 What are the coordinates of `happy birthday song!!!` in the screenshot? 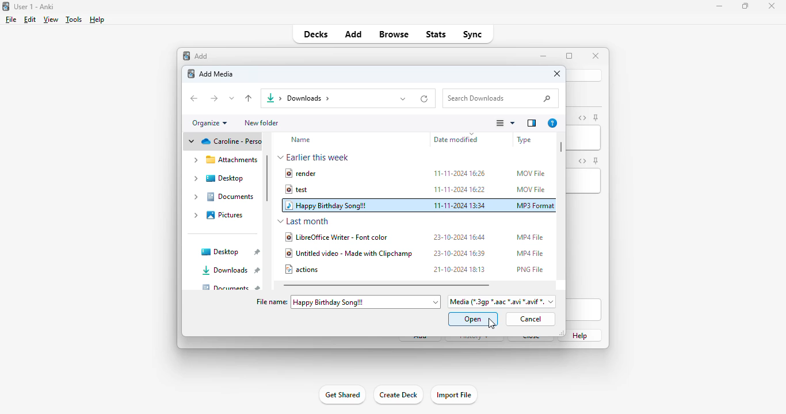 It's located at (327, 205).